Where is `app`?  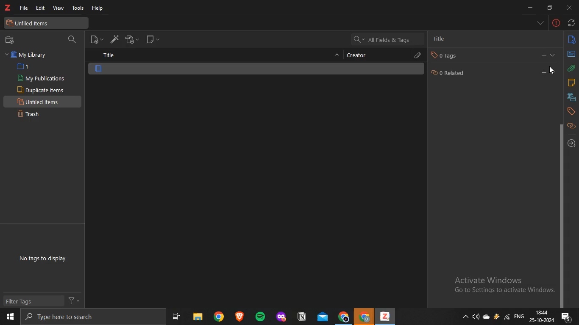 app is located at coordinates (300, 316).